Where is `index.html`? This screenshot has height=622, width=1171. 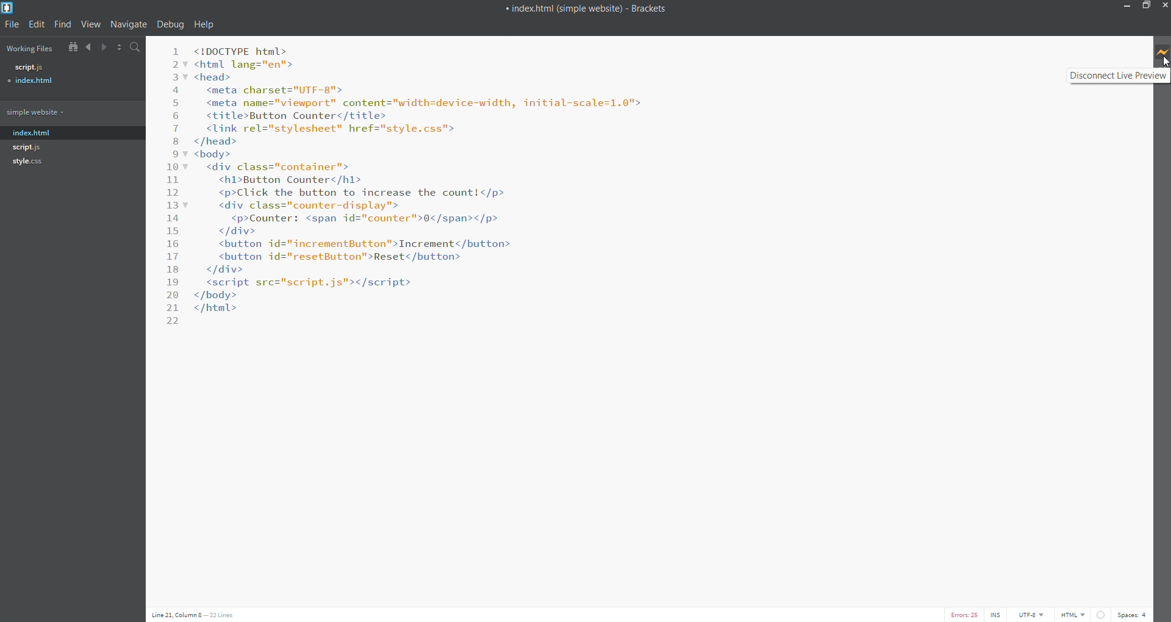
index.html is located at coordinates (38, 130).